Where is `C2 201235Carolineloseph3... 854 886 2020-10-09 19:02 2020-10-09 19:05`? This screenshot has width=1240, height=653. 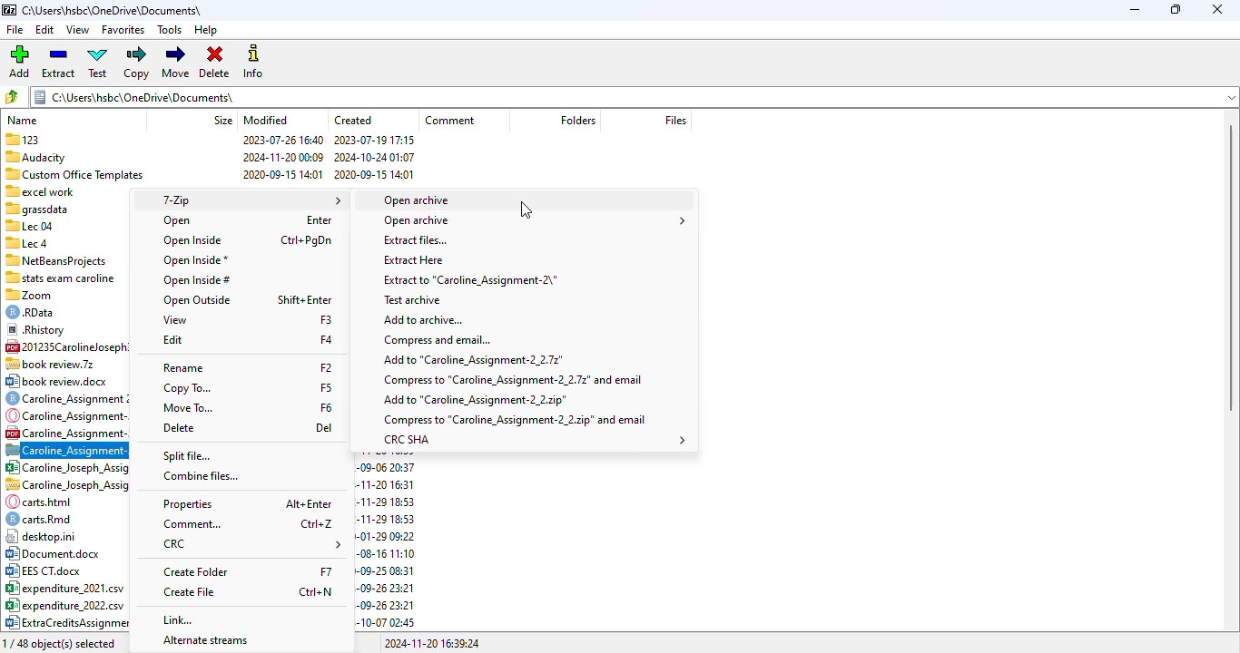
C2 201235Carolineloseph3... 854 886 2020-10-09 19:02 2020-10-09 19:05 is located at coordinates (65, 346).